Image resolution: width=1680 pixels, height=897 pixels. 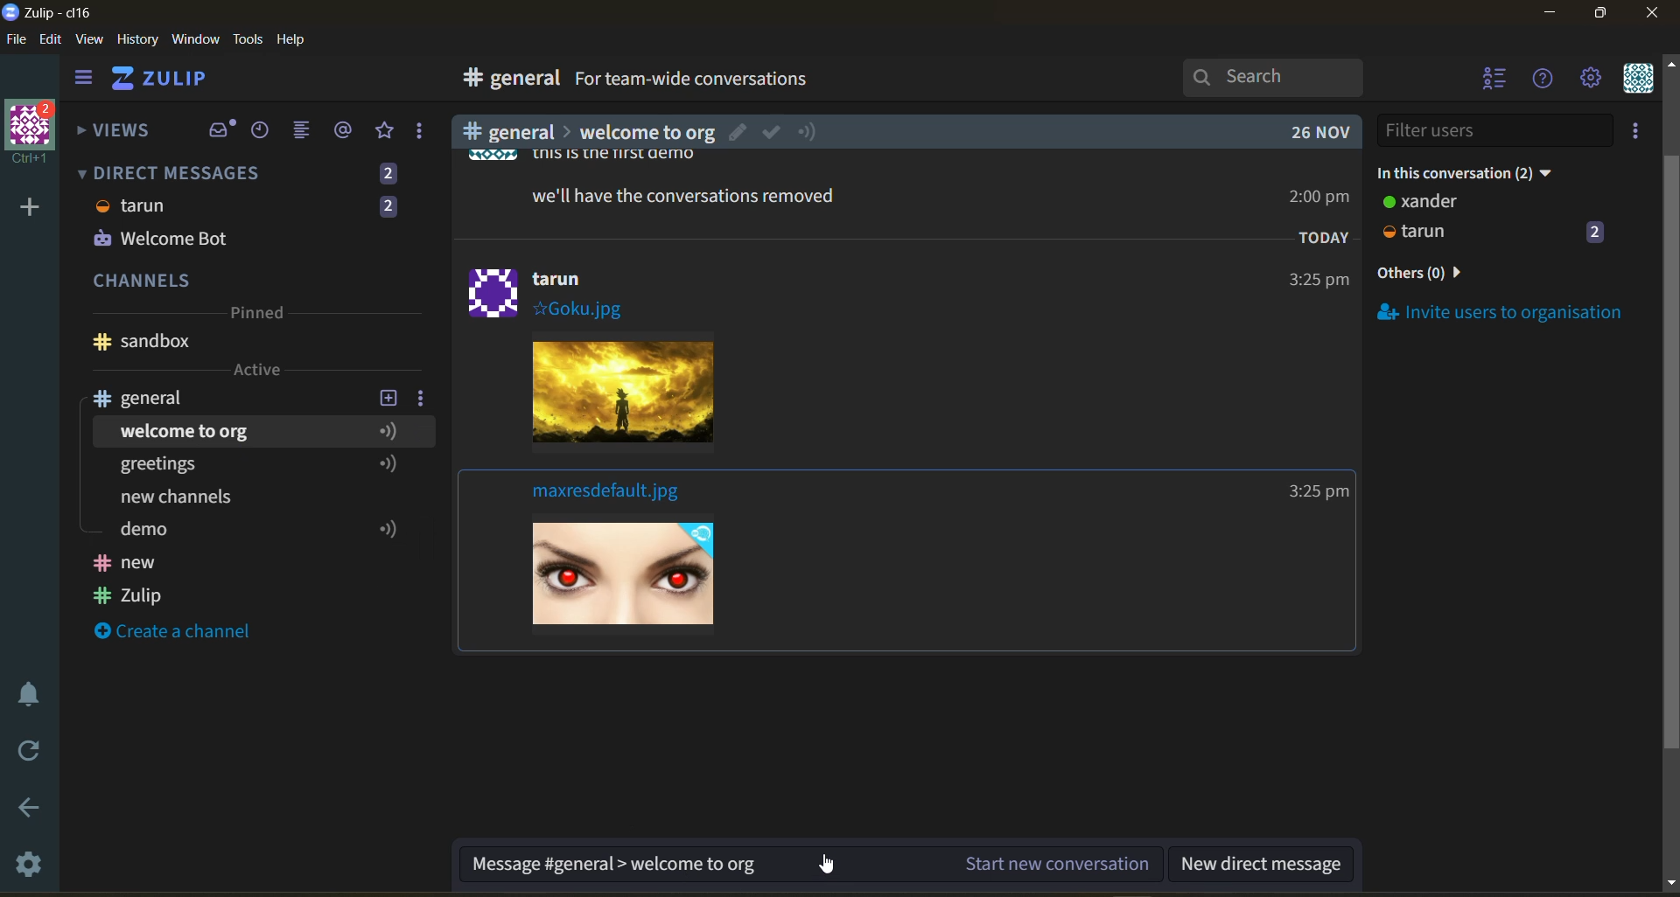 What do you see at coordinates (1636, 80) in the screenshot?
I see `personal menu` at bounding box center [1636, 80].